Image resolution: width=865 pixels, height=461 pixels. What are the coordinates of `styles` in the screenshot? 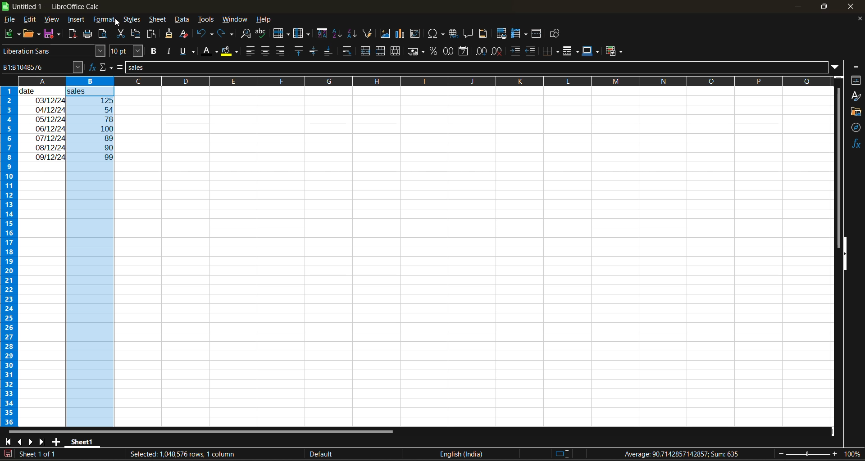 It's located at (132, 20).